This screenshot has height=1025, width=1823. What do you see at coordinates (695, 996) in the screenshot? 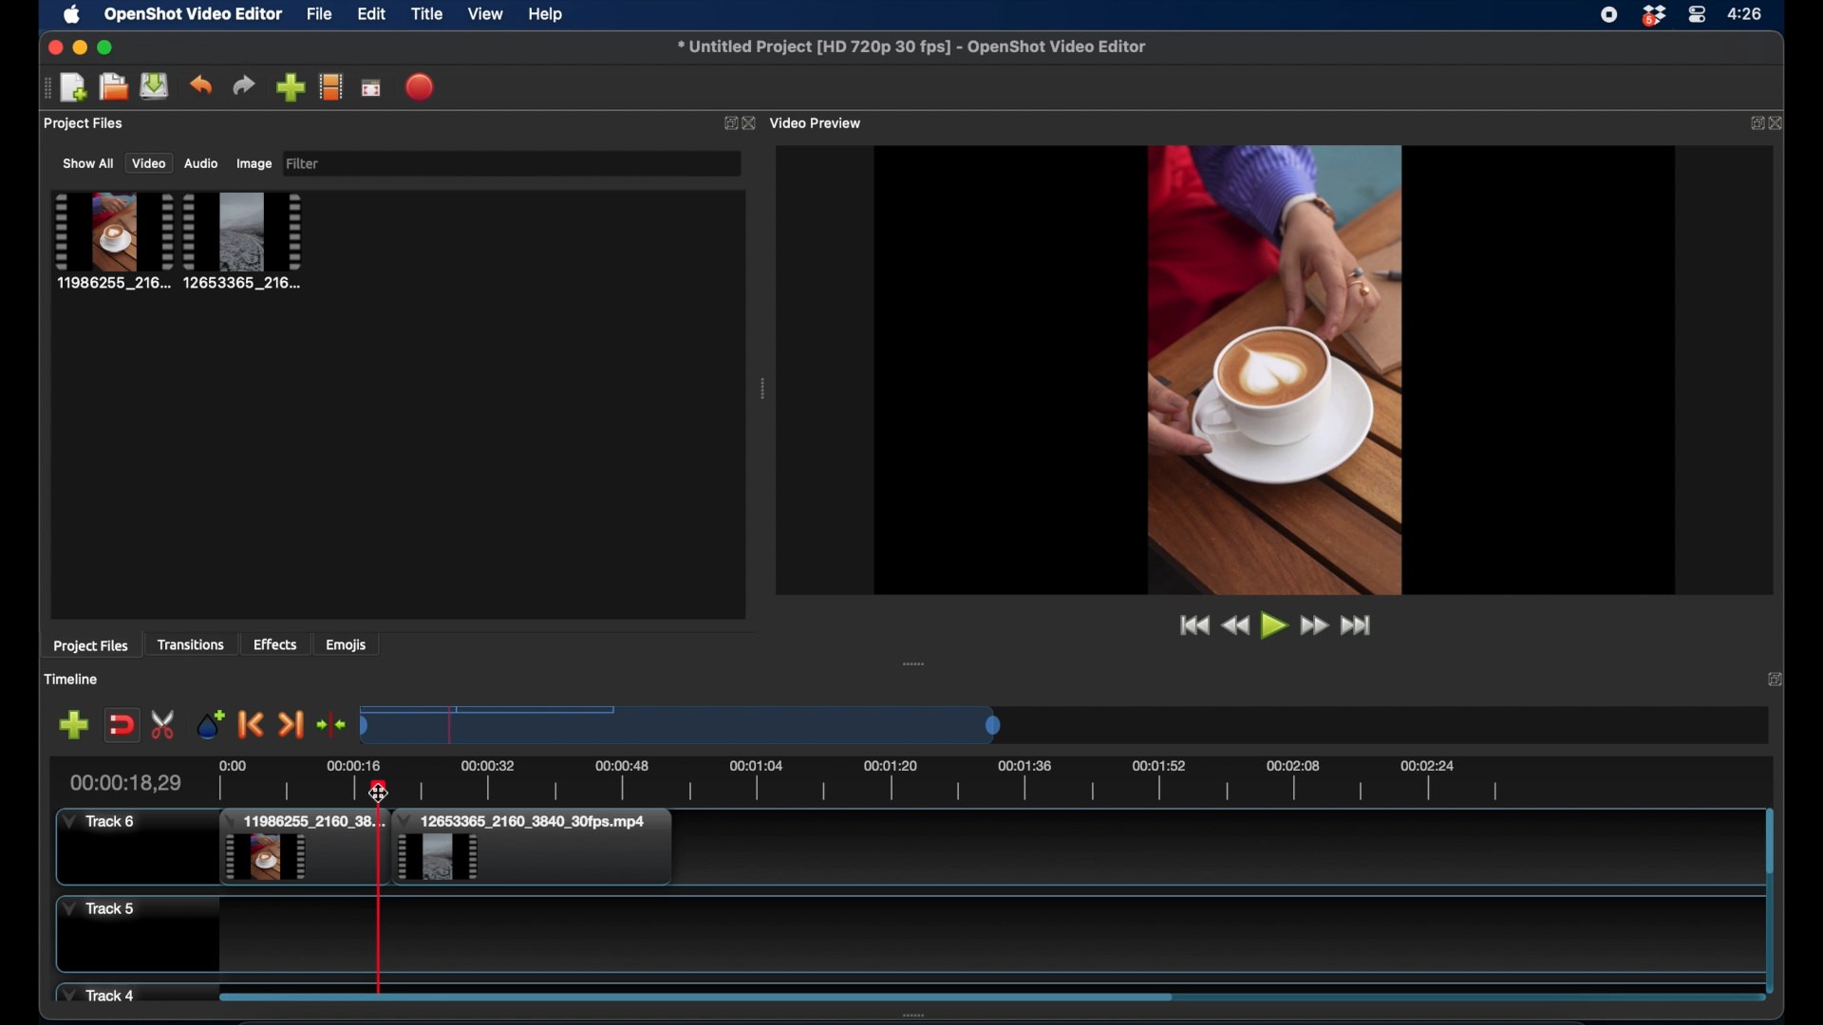
I see `scroll bar` at bounding box center [695, 996].